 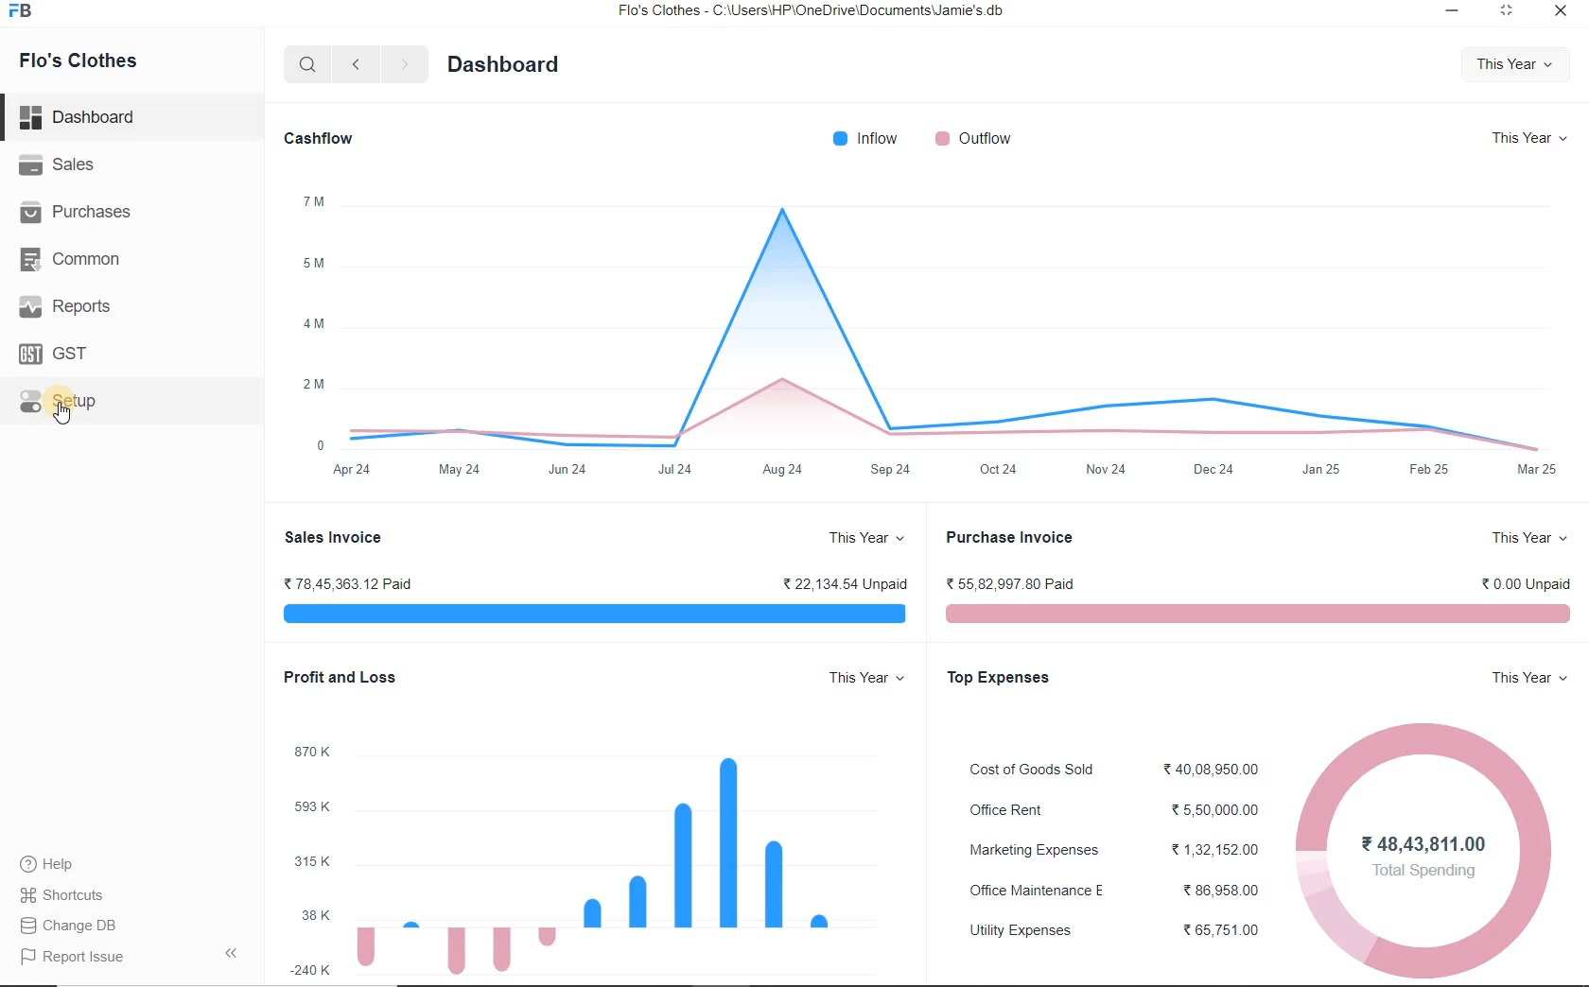 I want to click on -240 K, so click(x=311, y=969).